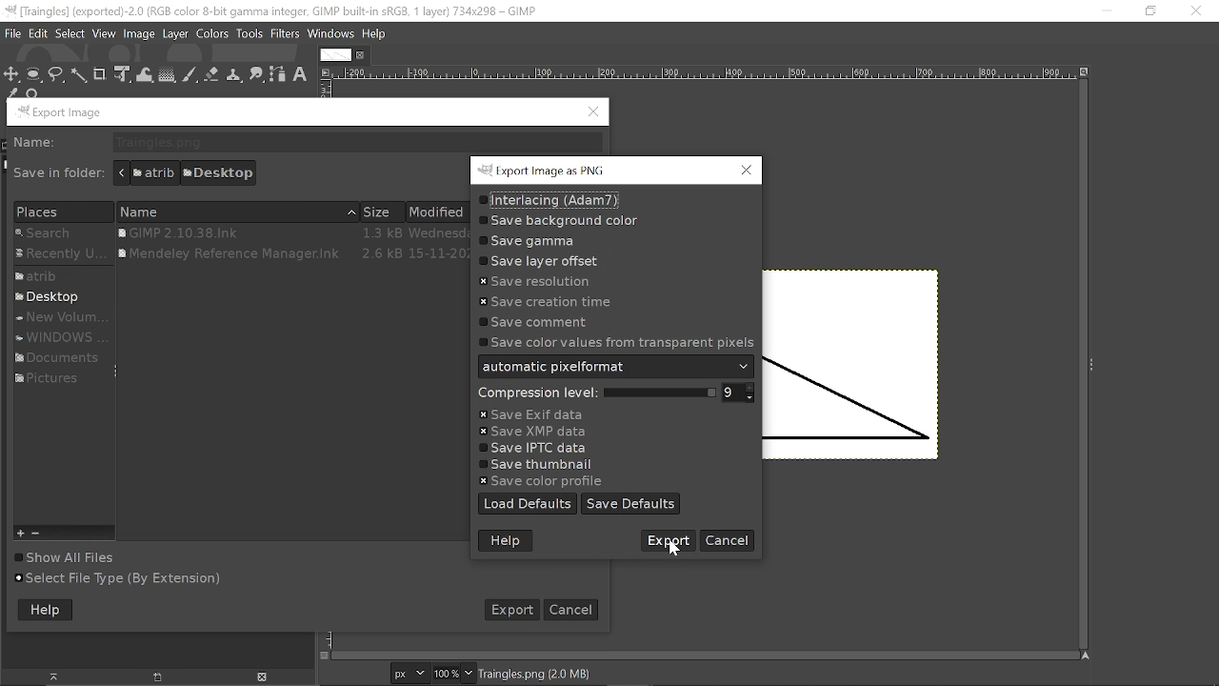 The width and height of the screenshot is (1219, 686). I want to click on Modified, so click(441, 212).